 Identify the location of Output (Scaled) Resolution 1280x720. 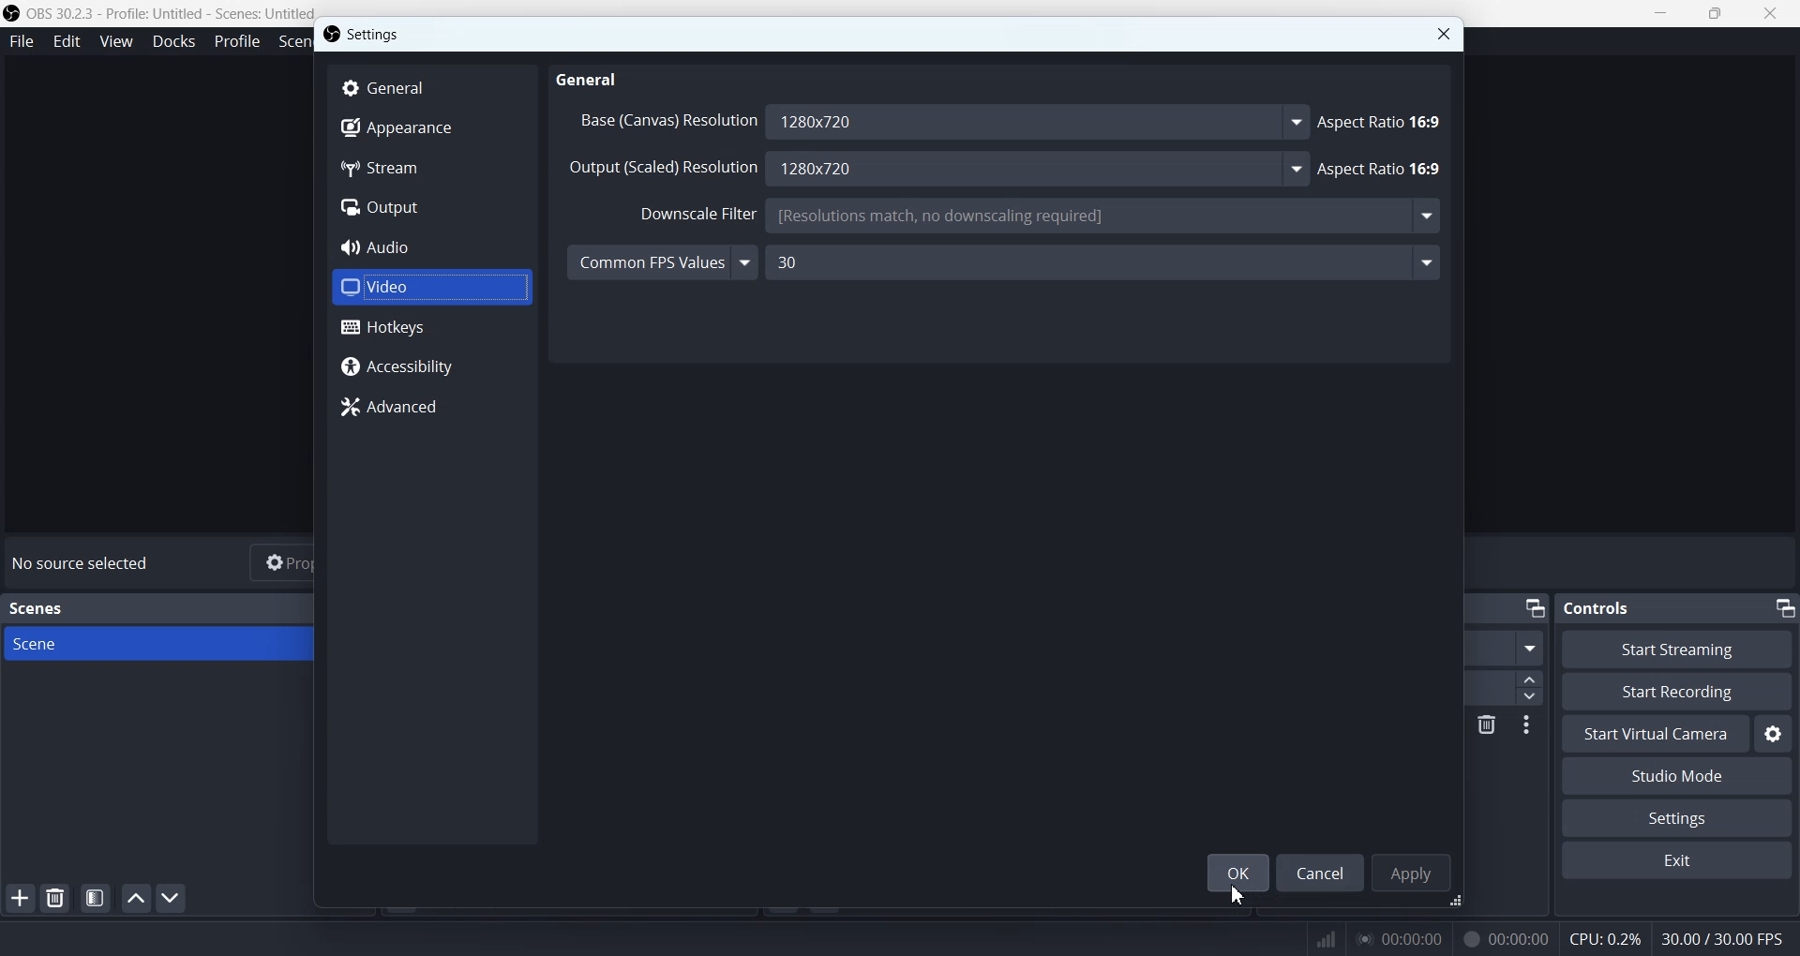
(935, 168).